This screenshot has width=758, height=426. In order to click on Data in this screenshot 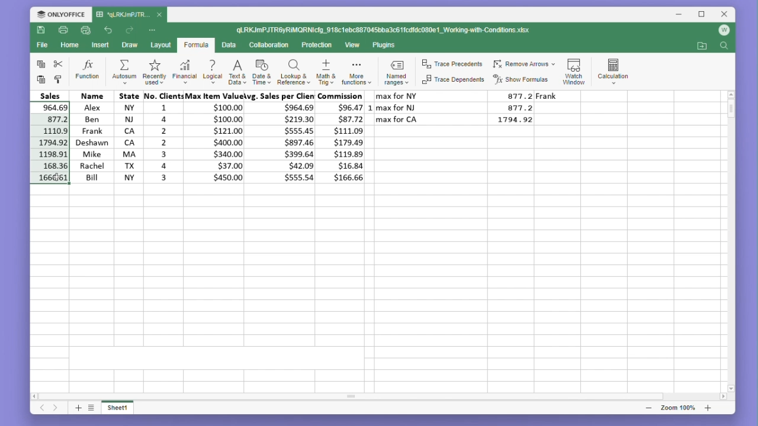, I will do `click(228, 45)`.